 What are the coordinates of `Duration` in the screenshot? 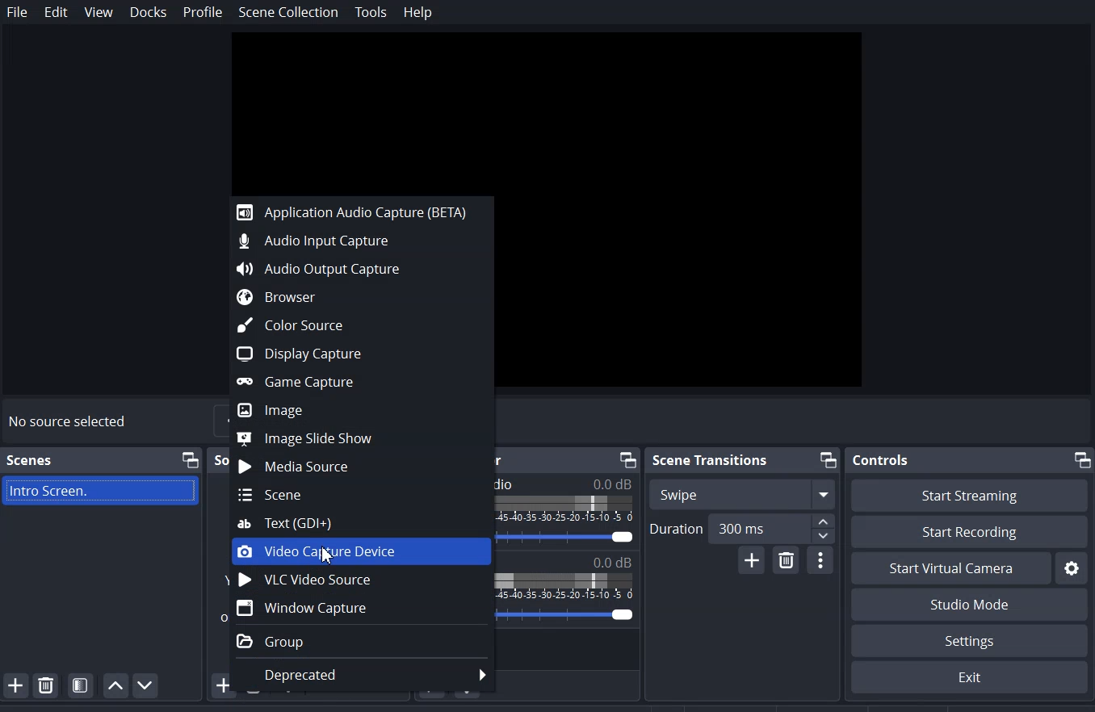 It's located at (742, 527).